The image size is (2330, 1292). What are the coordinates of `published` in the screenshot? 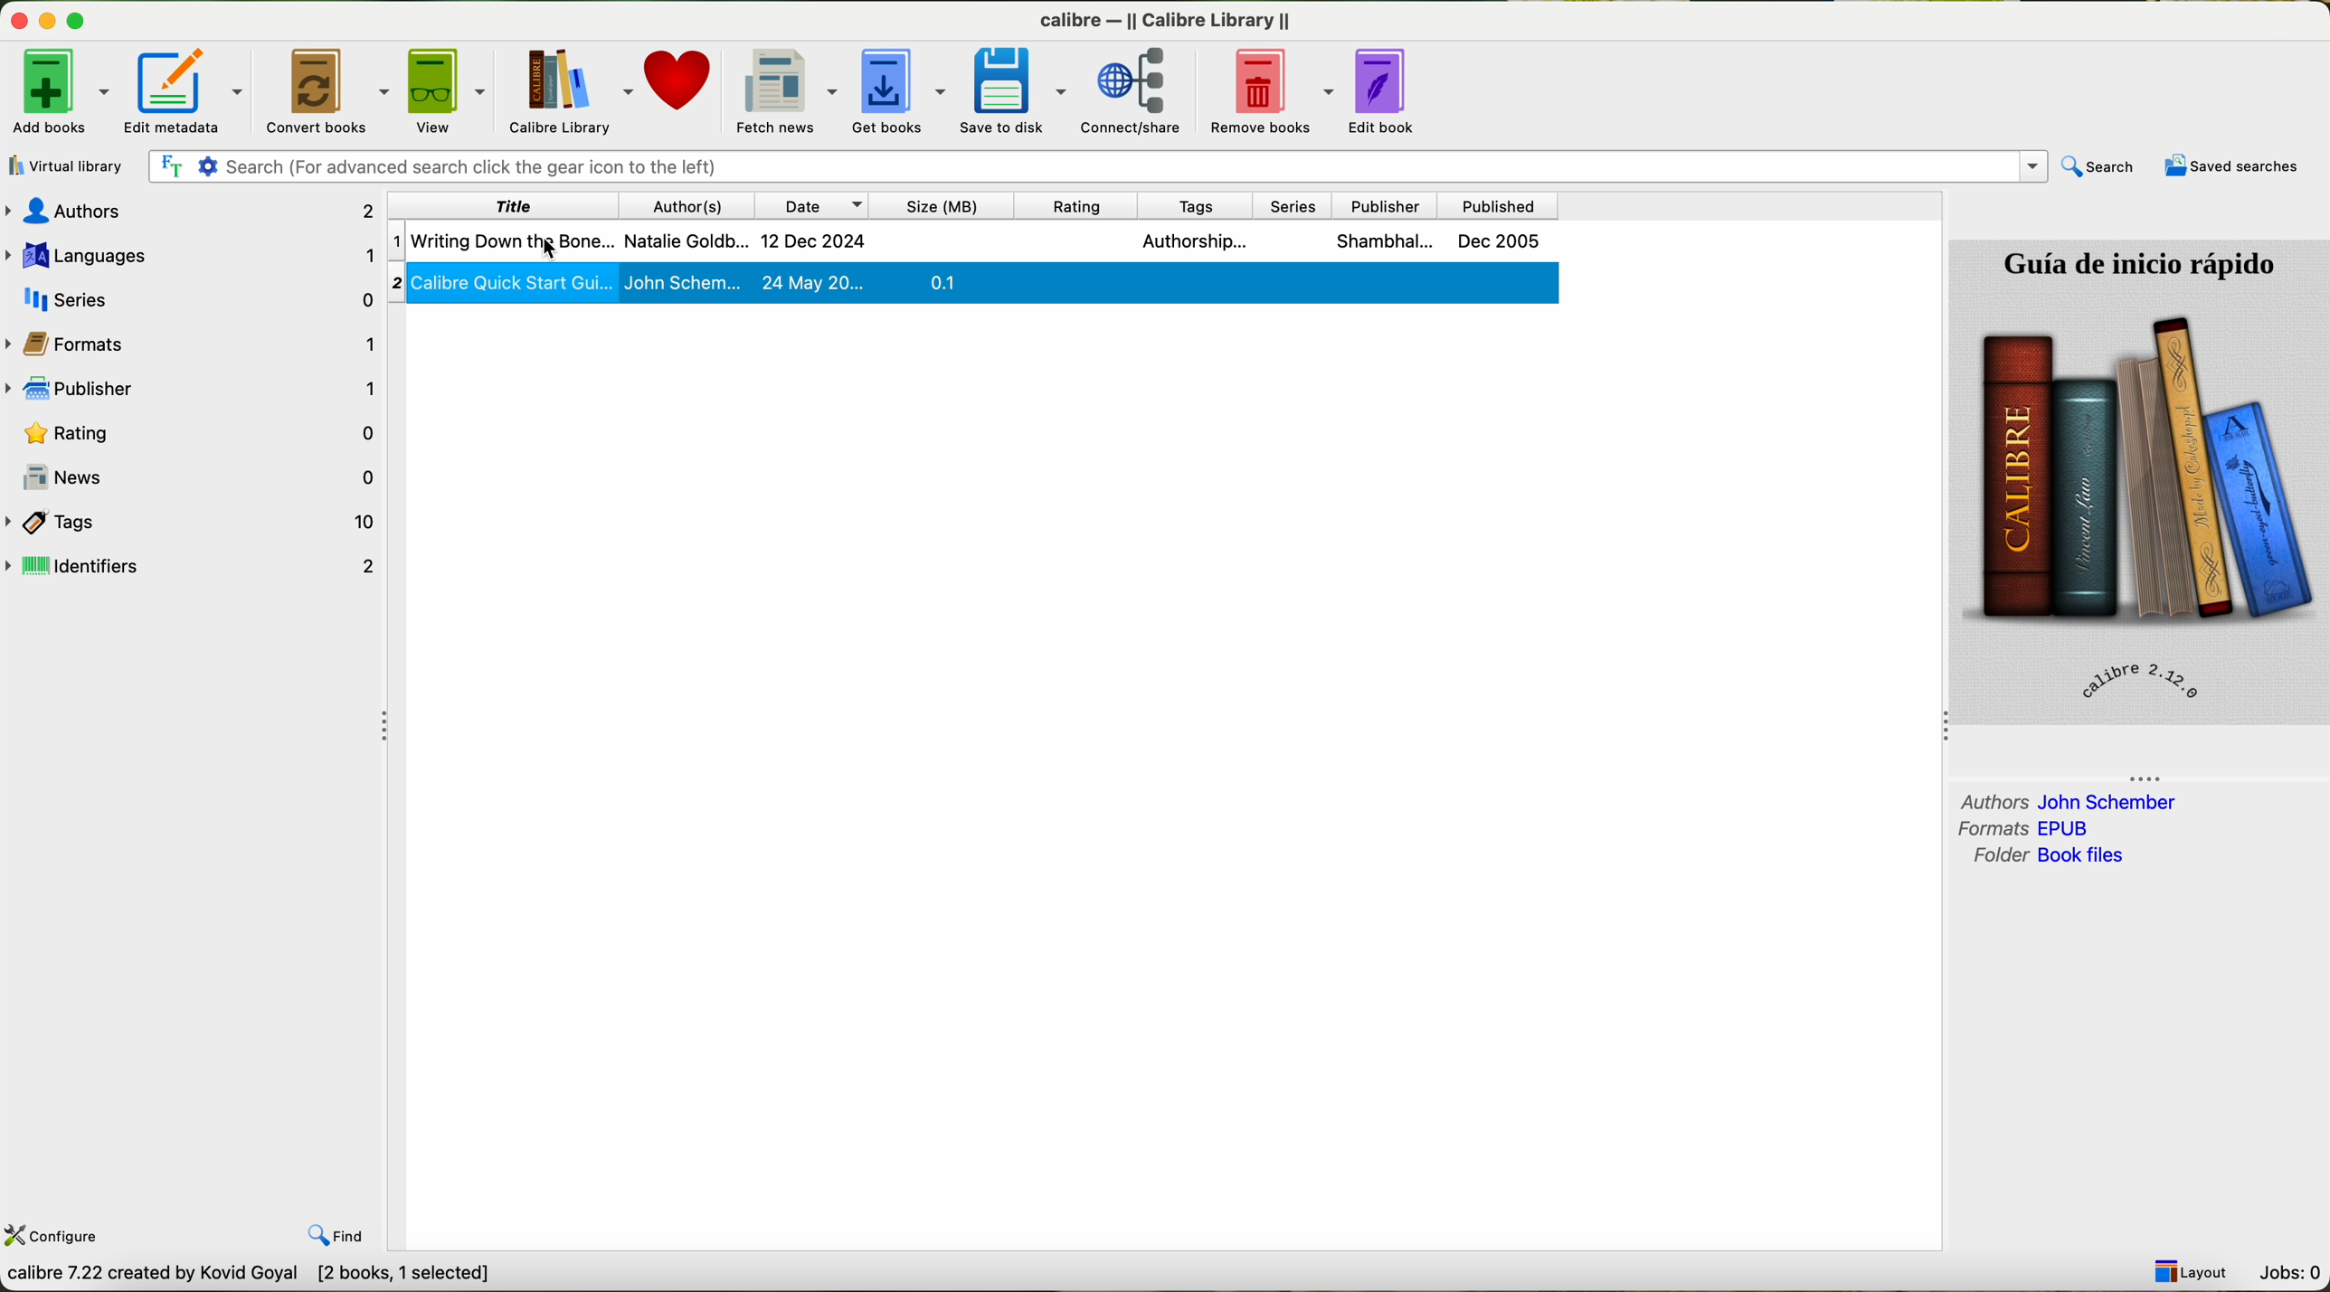 It's located at (1499, 207).